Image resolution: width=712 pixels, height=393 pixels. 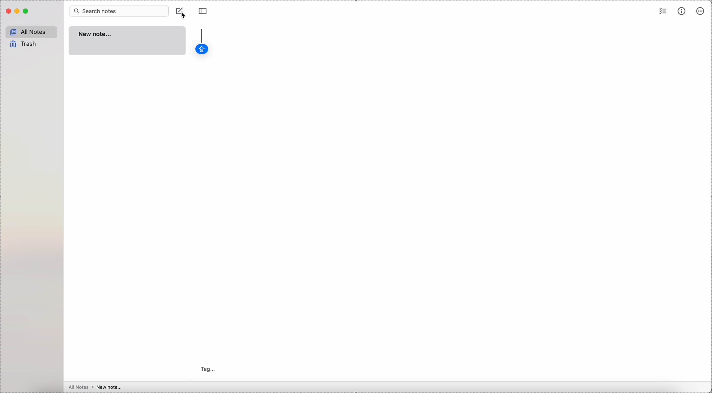 I want to click on tag, so click(x=210, y=369).